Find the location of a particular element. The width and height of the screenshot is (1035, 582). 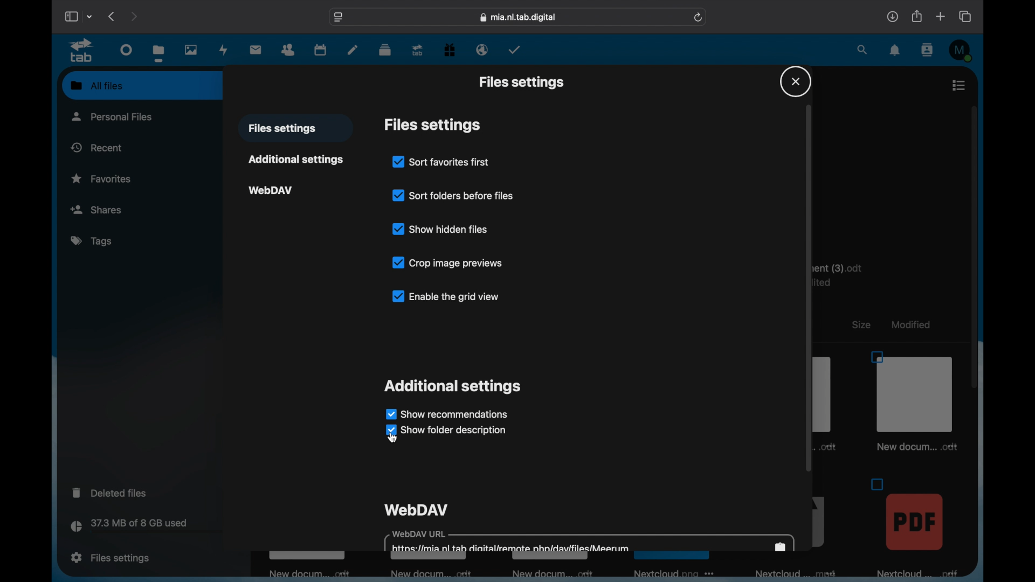

new tab is located at coordinates (940, 16).